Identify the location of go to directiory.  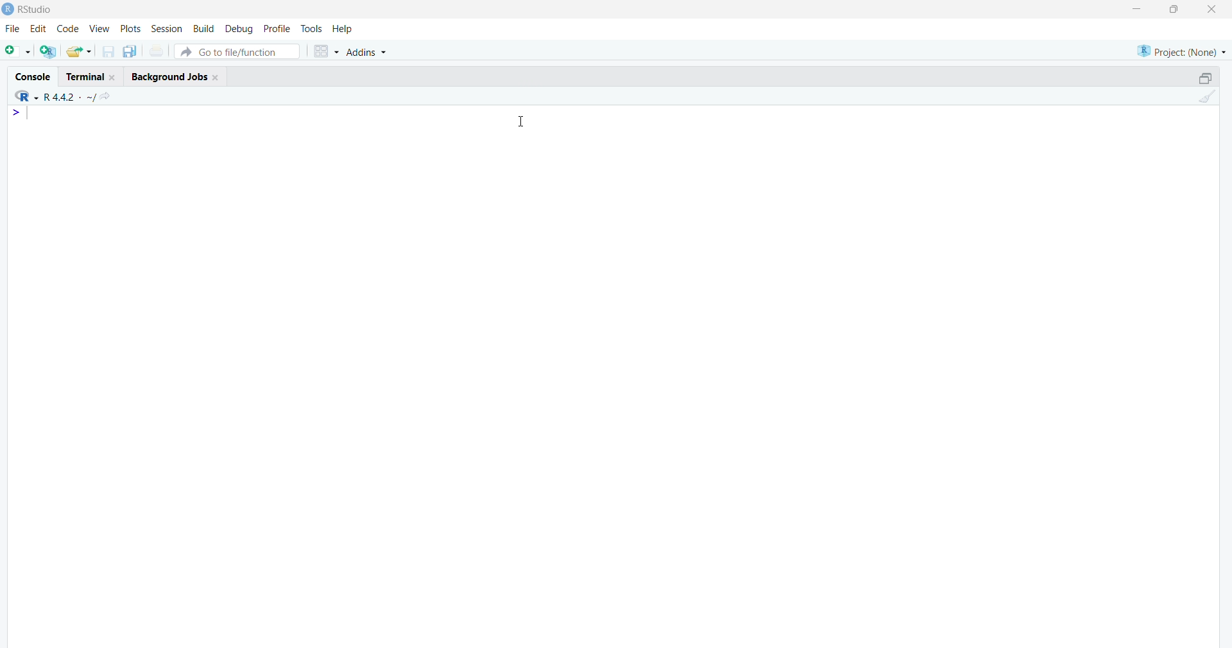
(108, 96).